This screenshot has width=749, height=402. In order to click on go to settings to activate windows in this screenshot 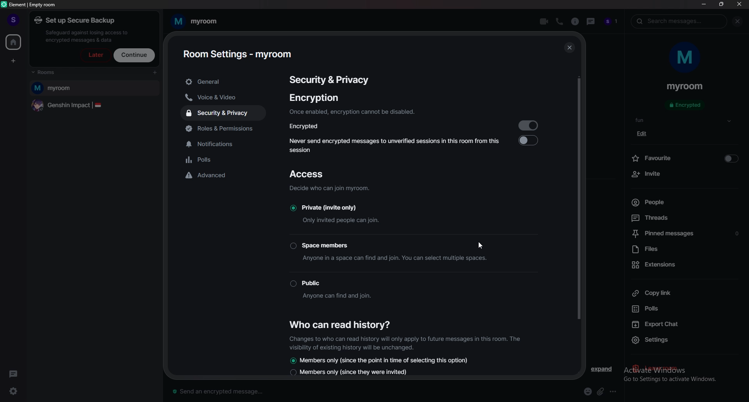, I will do `click(686, 381)`.